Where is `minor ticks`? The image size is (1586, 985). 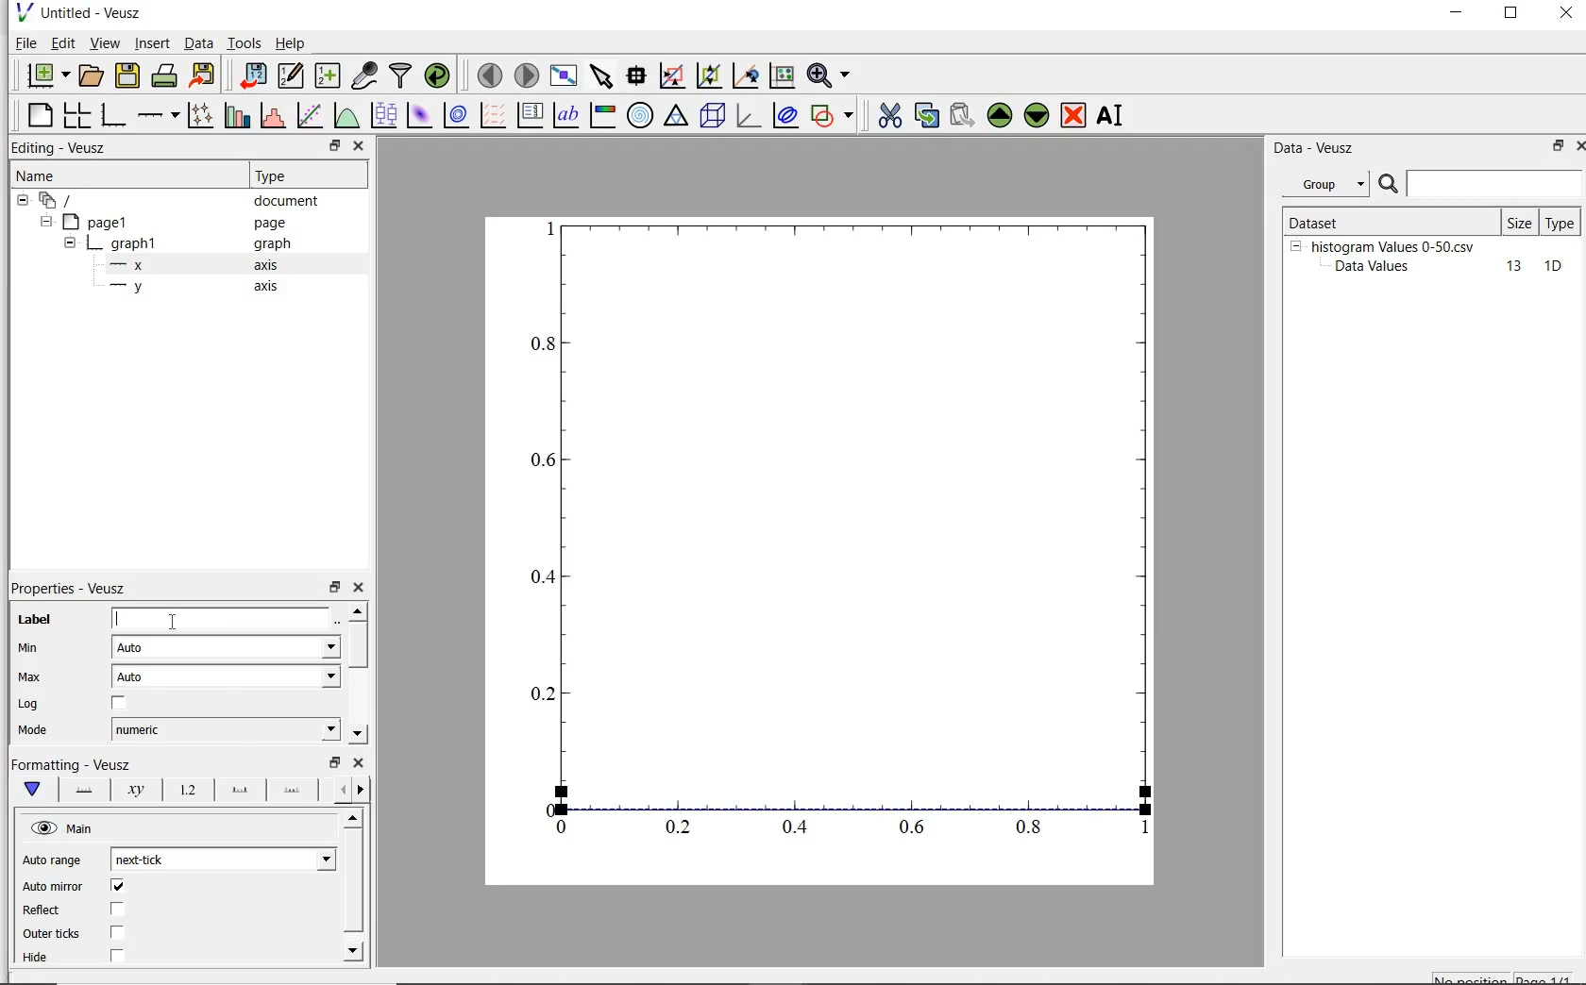
minor ticks is located at coordinates (293, 792).